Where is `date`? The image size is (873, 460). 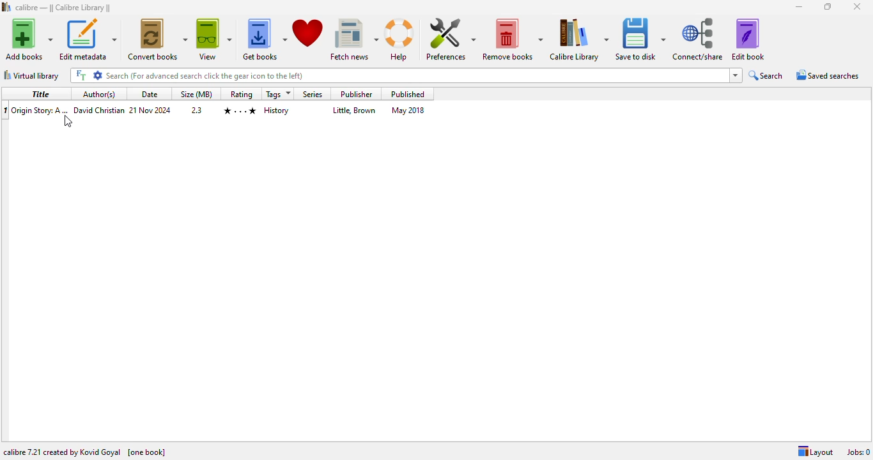
date is located at coordinates (149, 93).